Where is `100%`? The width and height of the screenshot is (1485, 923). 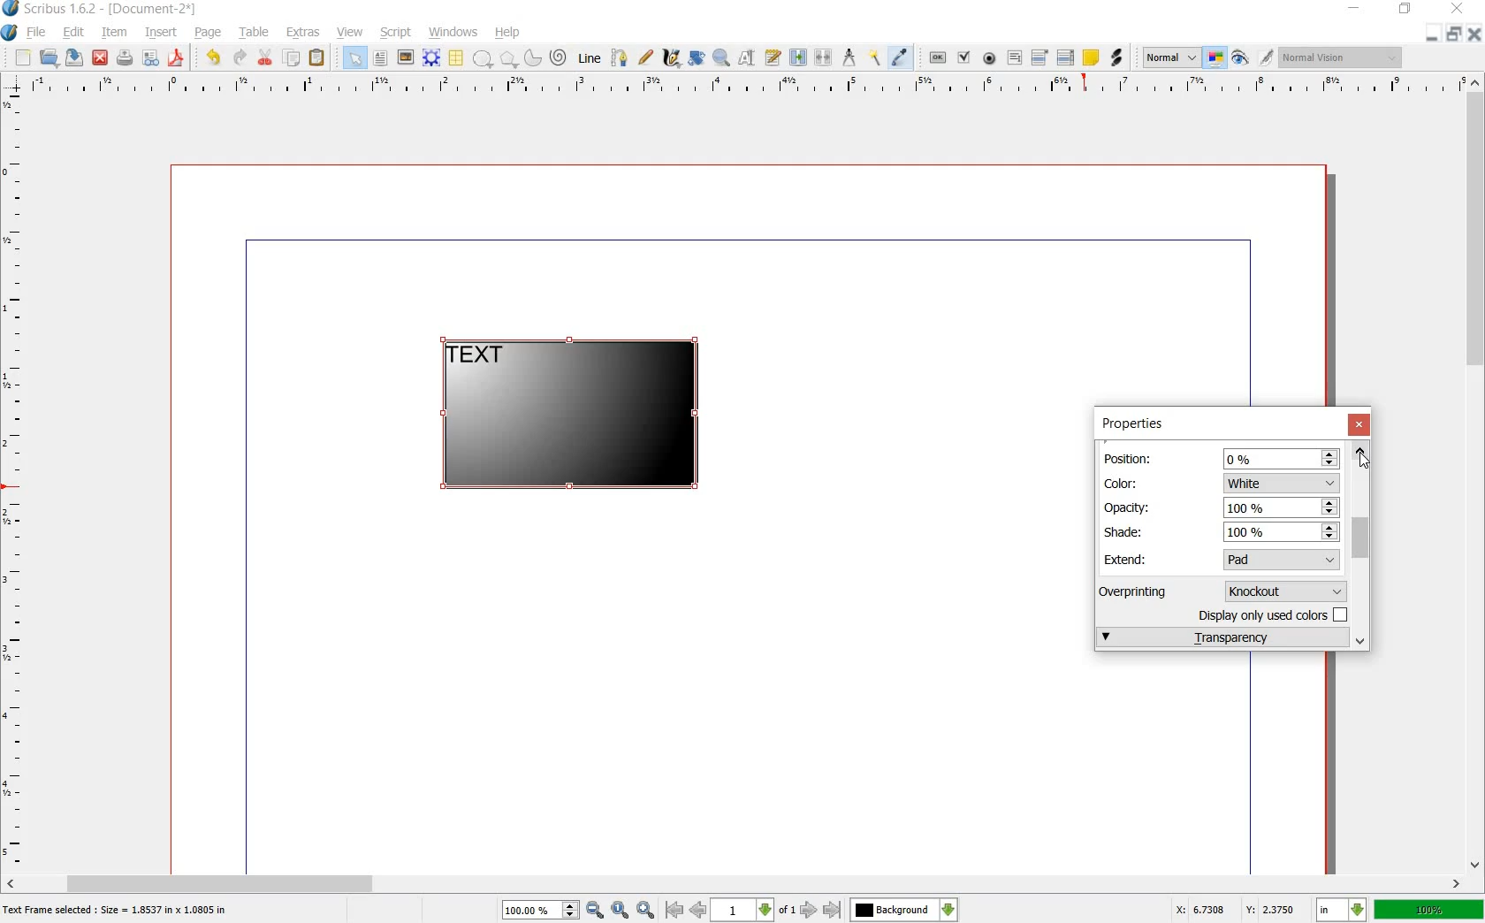 100% is located at coordinates (1429, 909).